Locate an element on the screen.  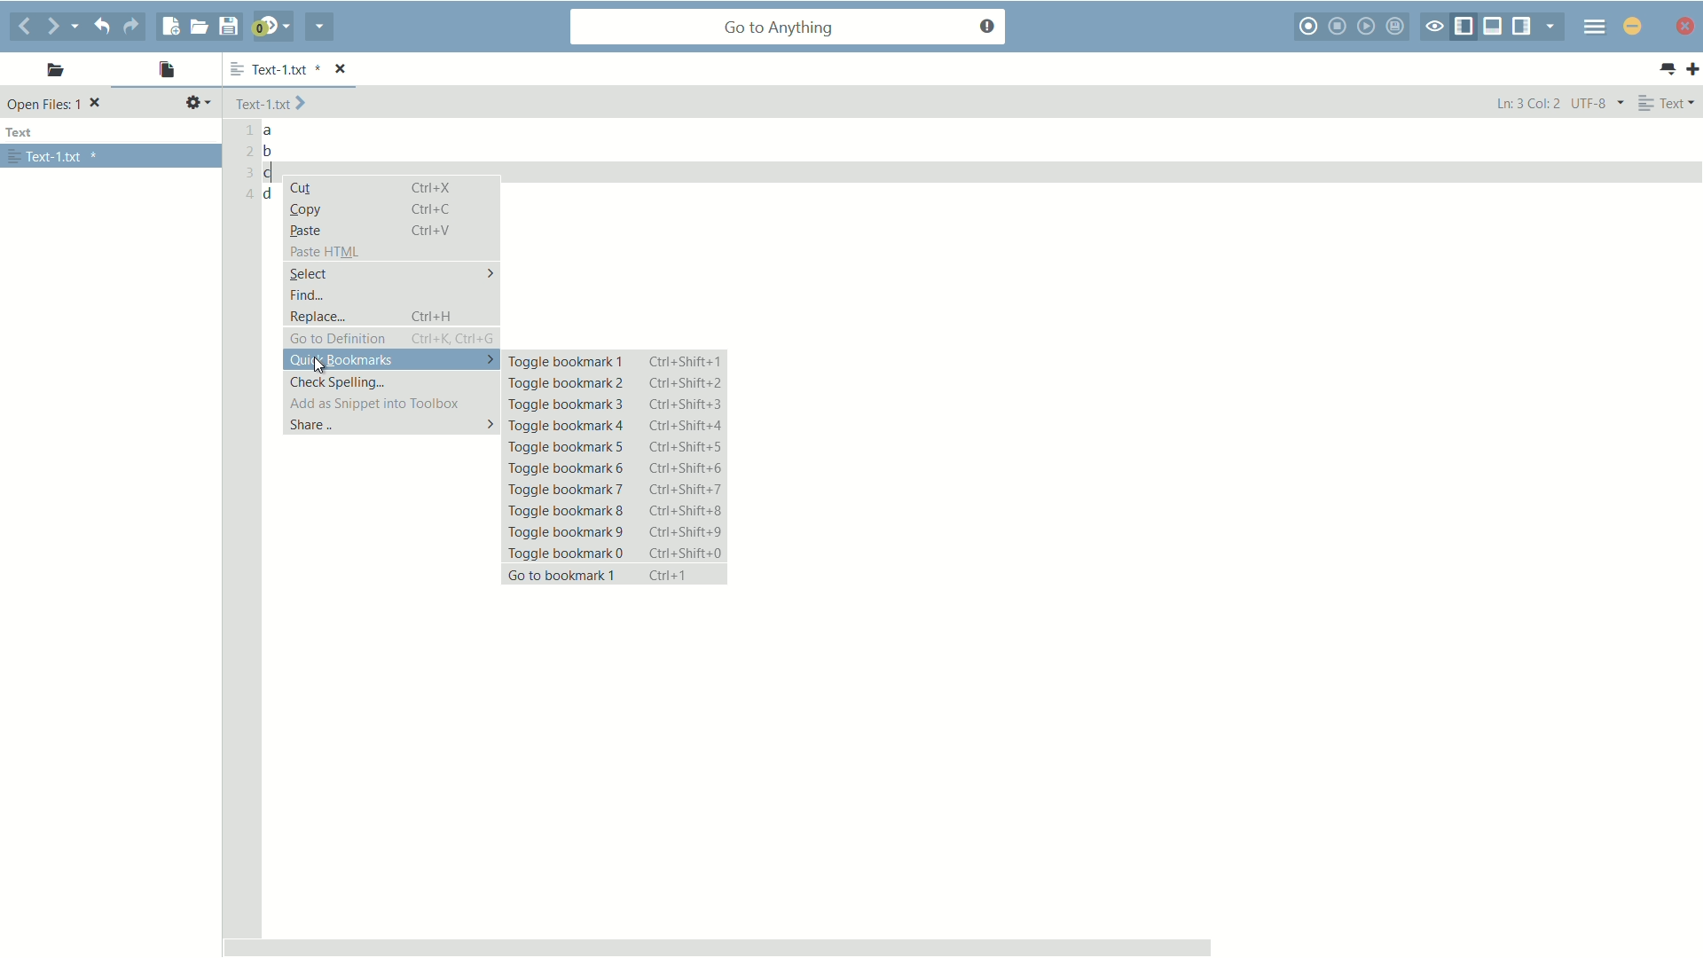
save macros to toolbox is located at coordinates (1397, 26).